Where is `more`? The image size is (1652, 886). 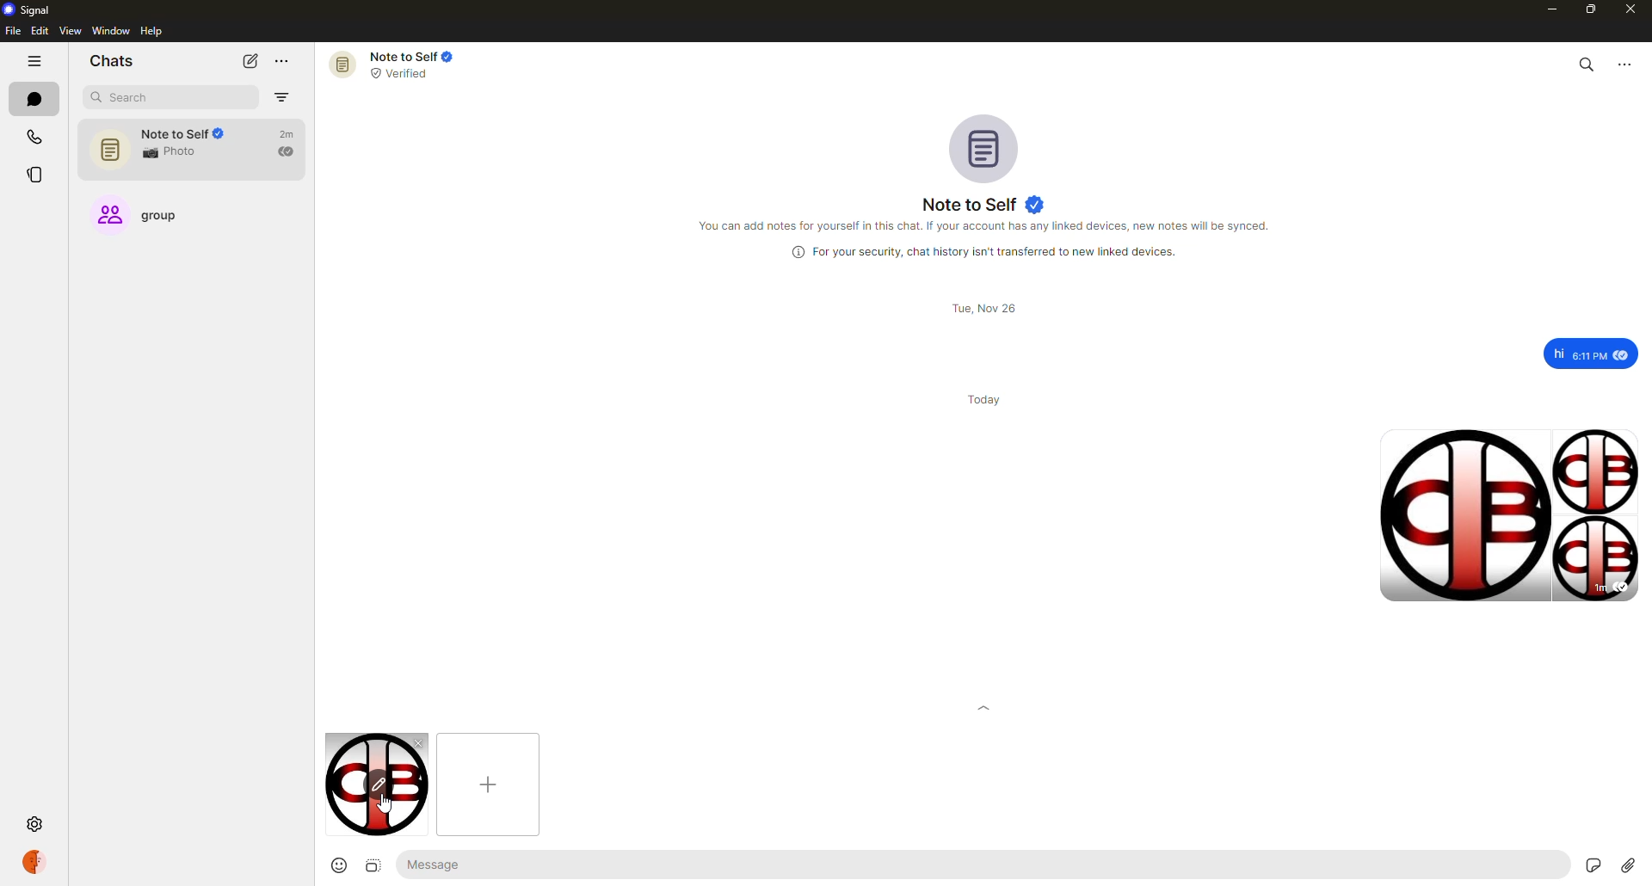 more is located at coordinates (284, 61).